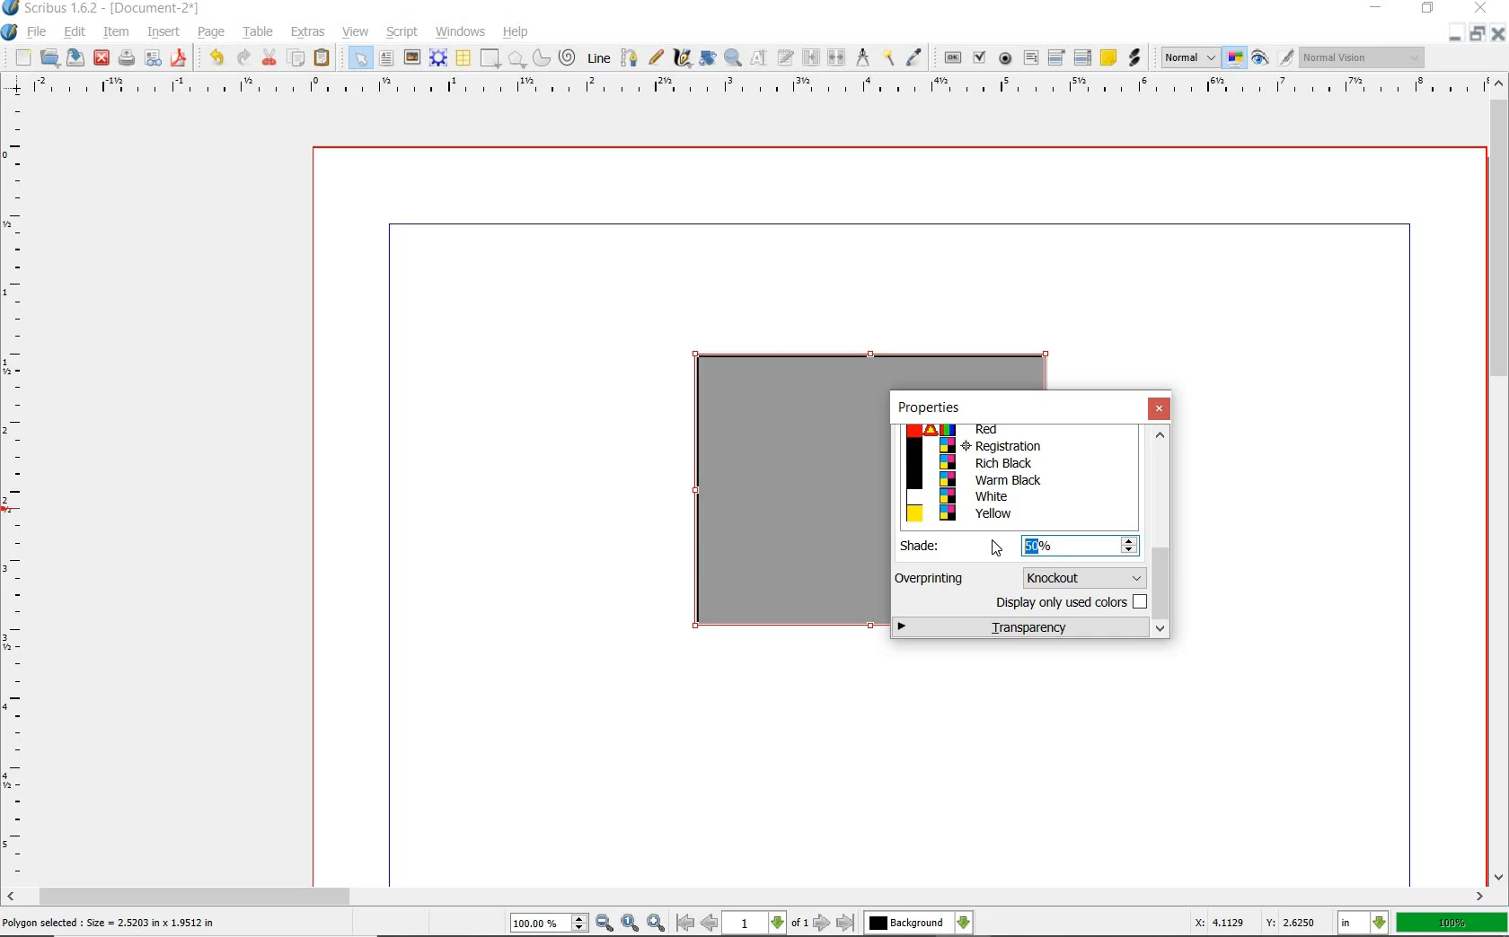 The width and height of the screenshot is (1509, 937). I want to click on saturation/hue added, so click(786, 499).